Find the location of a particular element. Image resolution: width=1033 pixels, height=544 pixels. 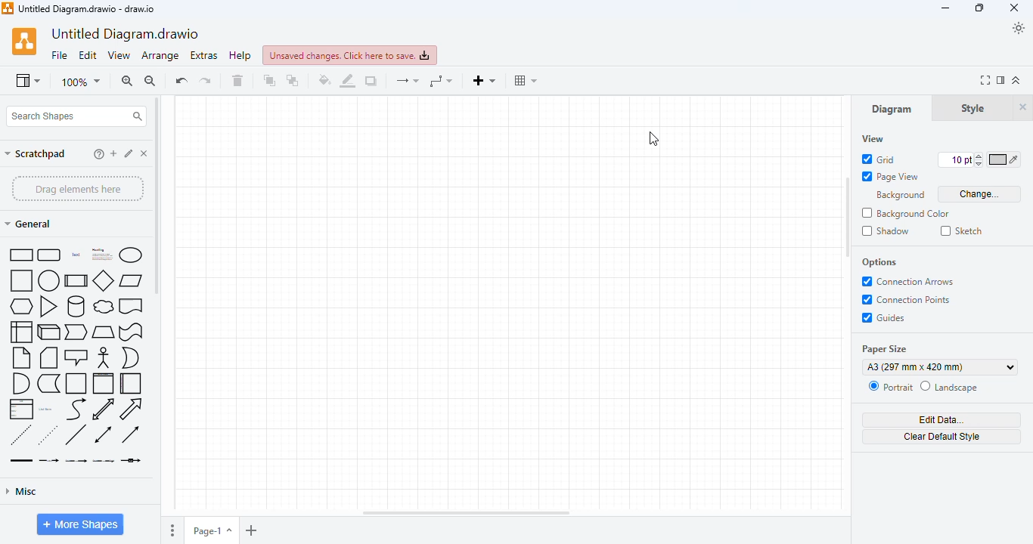

maximize is located at coordinates (980, 8).